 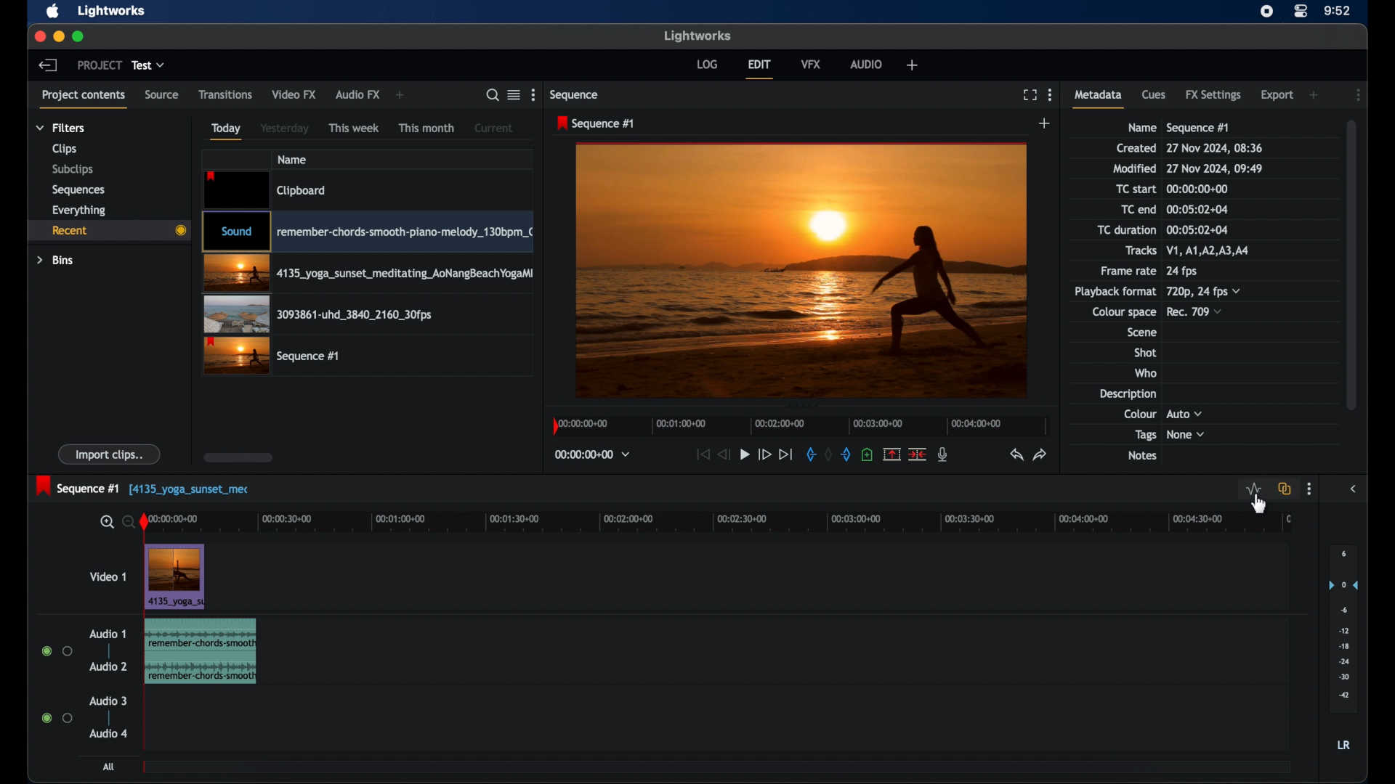 I want to click on recent, so click(x=108, y=232).